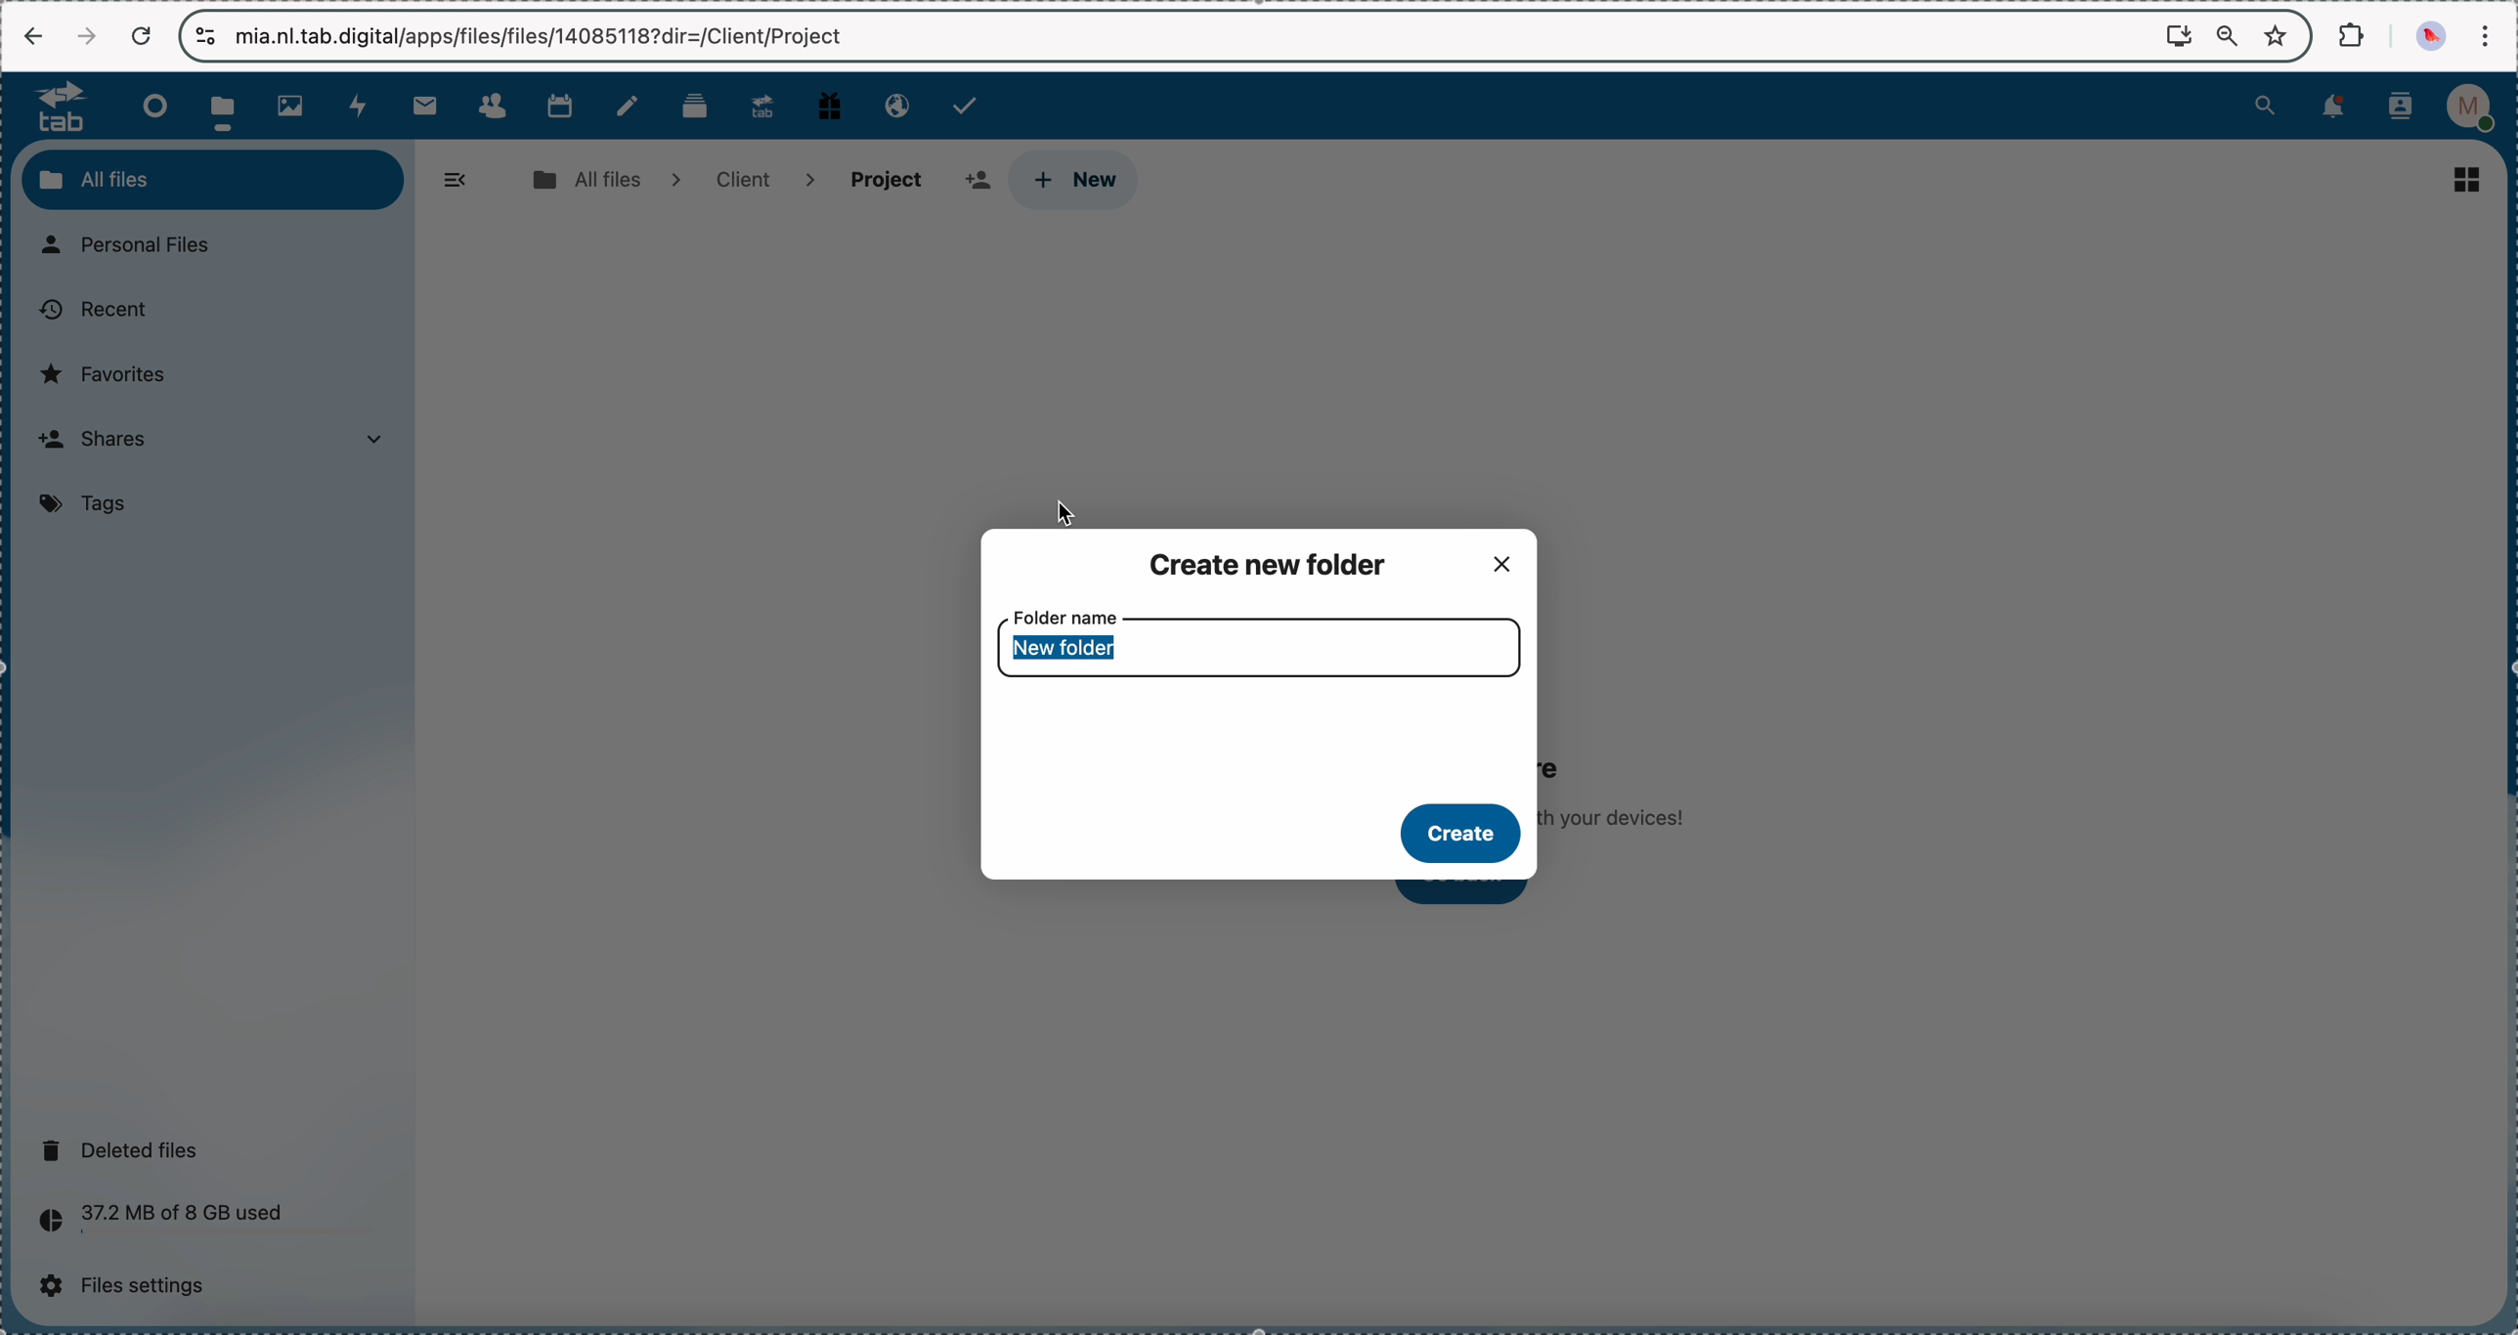 The image size is (2518, 1335). I want to click on all files, so click(602, 178).